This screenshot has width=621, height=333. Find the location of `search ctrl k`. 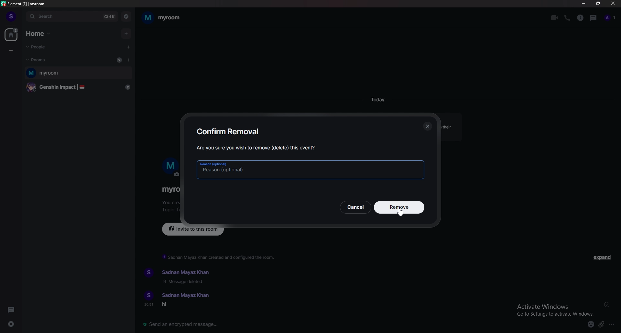

search ctrl k is located at coordinates (72, 16).